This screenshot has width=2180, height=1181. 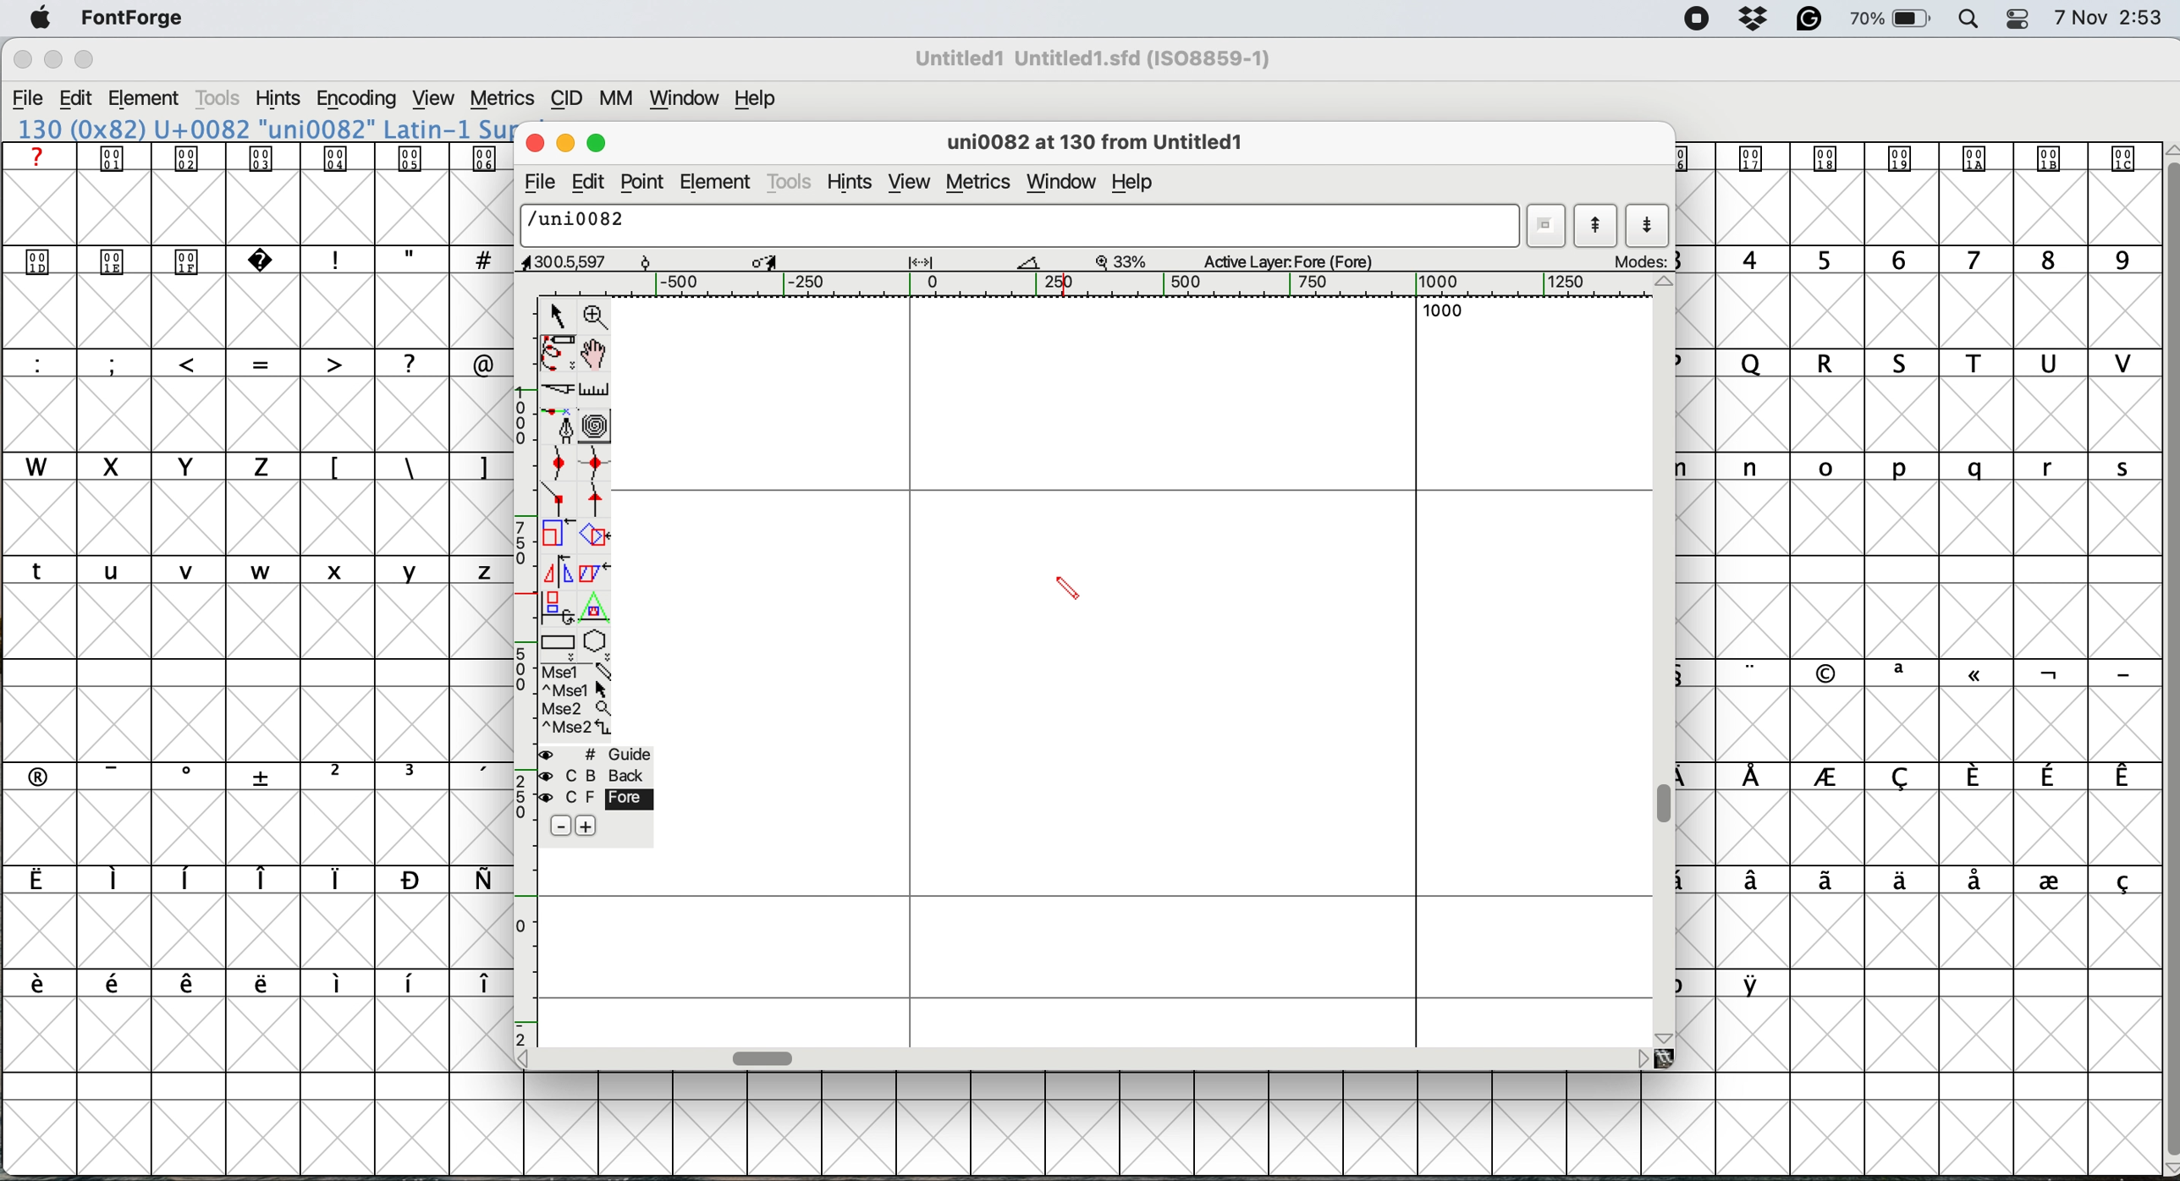 What do you see at coordinates (559, 428) in the screenshot?
I see `add a point then drag out its control points` at bounding box center [559, 428].